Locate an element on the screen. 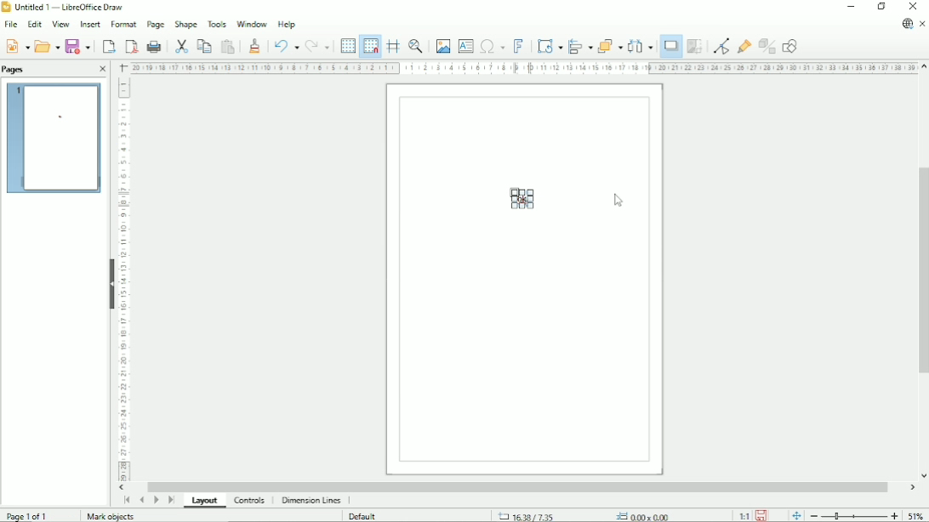 The width and height of the screenshot is (929, 522). Mark objects is located at coordinates (107, 516).